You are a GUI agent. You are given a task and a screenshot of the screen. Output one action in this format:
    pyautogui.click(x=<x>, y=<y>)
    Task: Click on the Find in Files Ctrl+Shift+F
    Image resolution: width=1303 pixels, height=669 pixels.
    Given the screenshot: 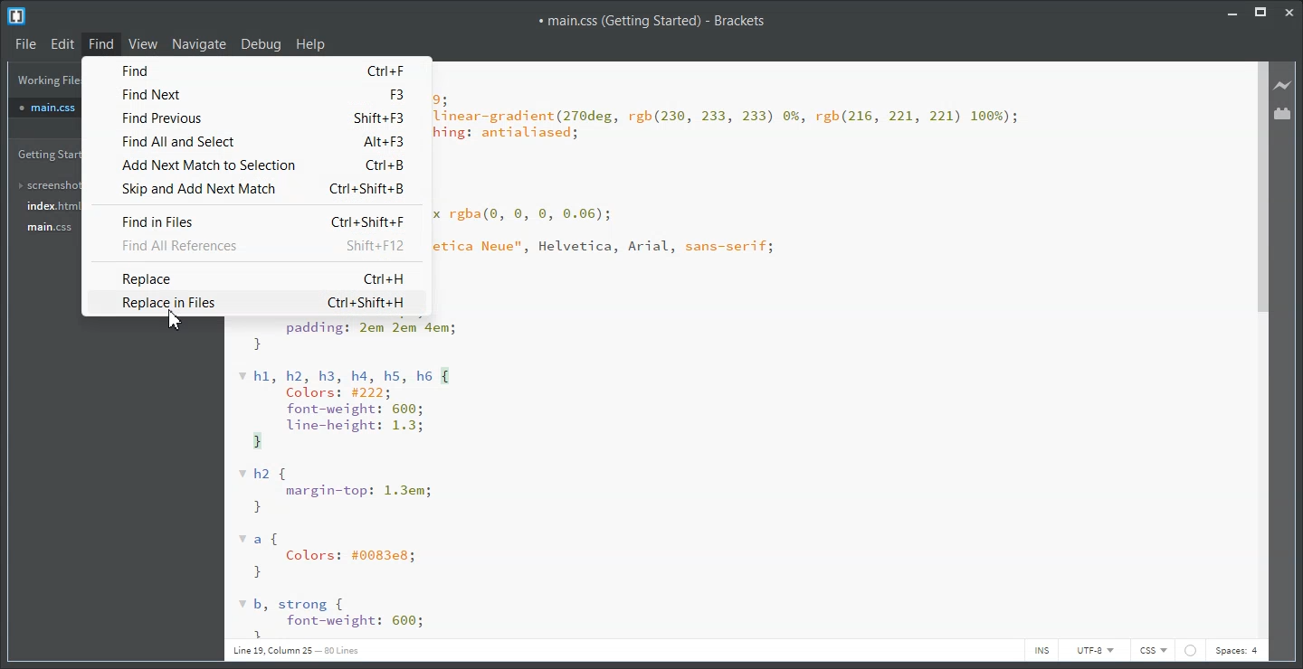 What is the action you would take?
    pyautogui.click(x=265, y=222)
    